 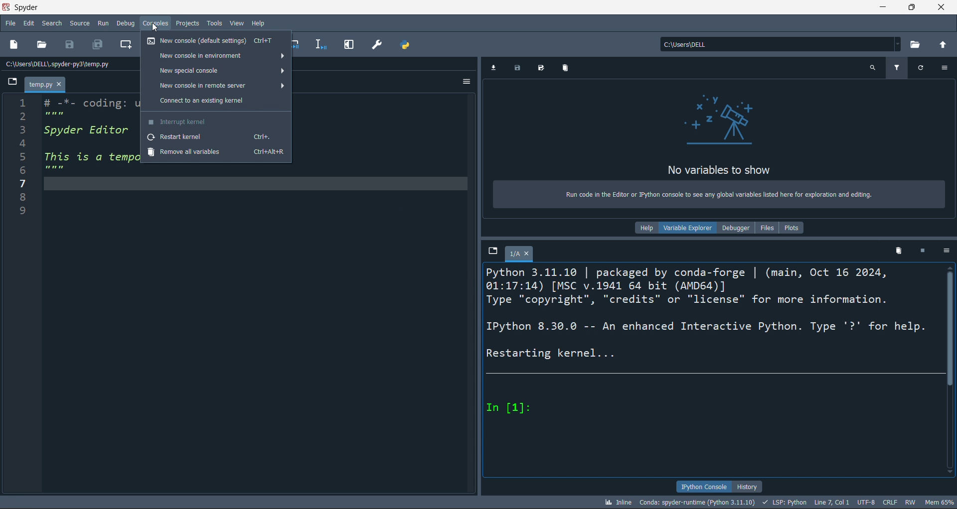 I want to click on Run code in the Editor or Python console to see any global variables listed here for exploration and editing., so click(x=718, y=197).